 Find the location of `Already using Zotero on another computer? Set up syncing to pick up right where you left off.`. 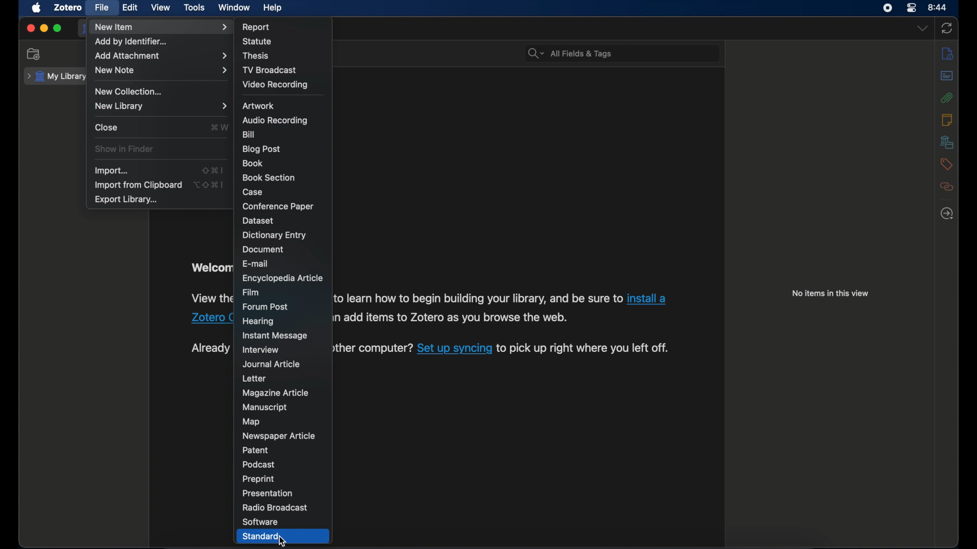

Already using Zotero on another computer? Set up syncing to pick up right where you left off. is located at coordinates (372, 349).